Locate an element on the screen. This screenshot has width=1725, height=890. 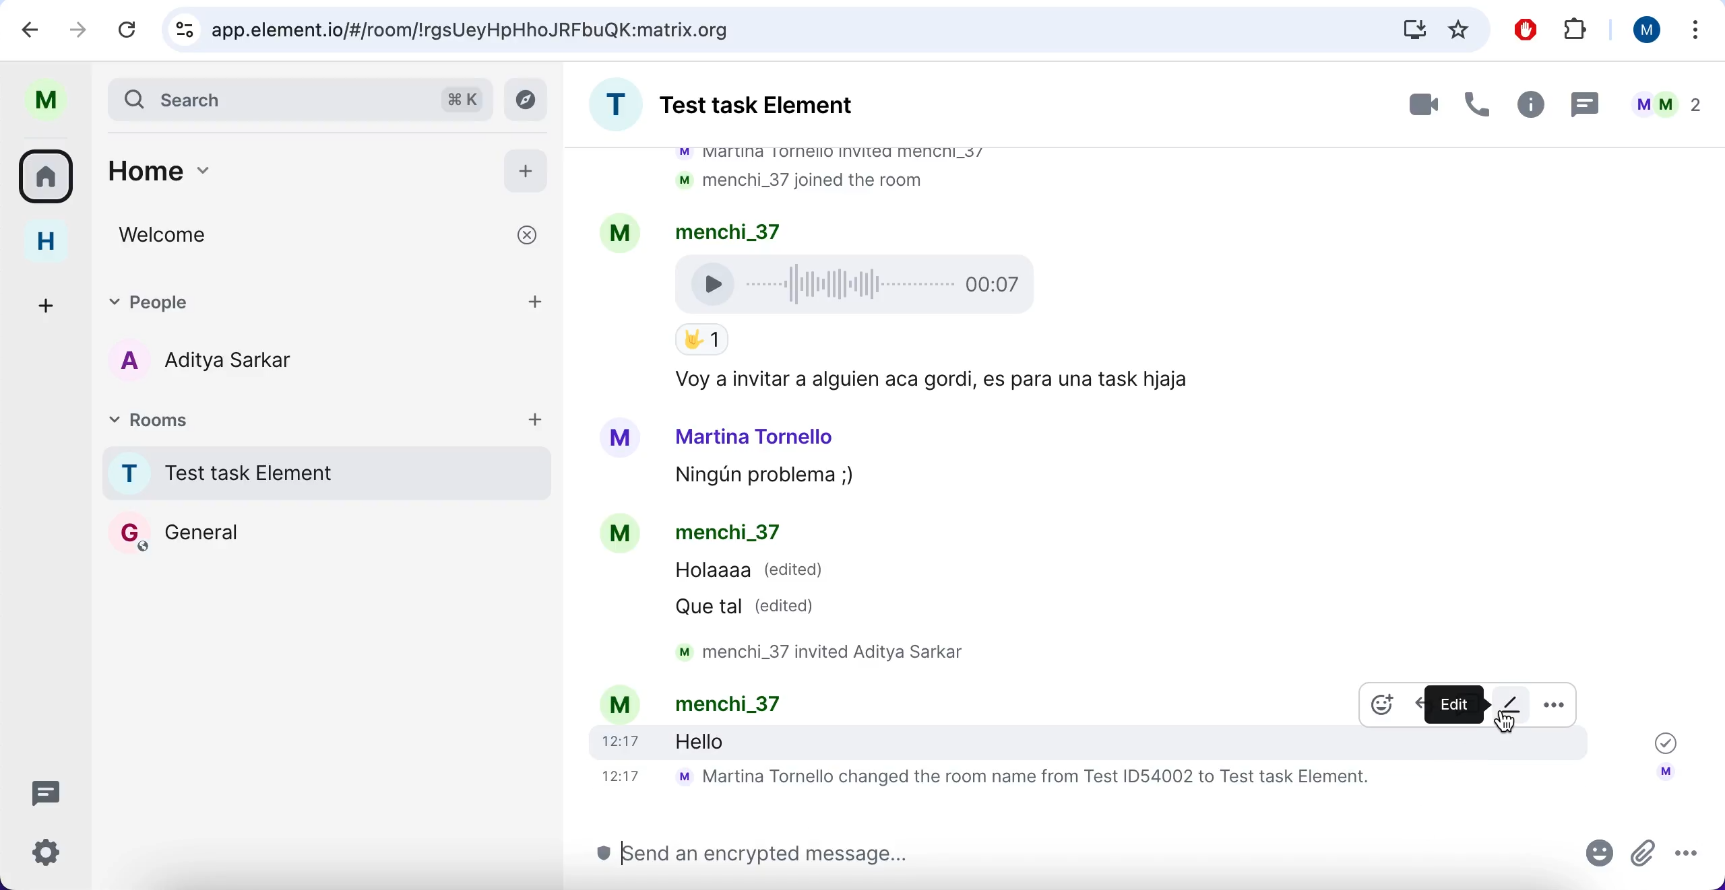
reload current page is located at coordinates (133, 29).